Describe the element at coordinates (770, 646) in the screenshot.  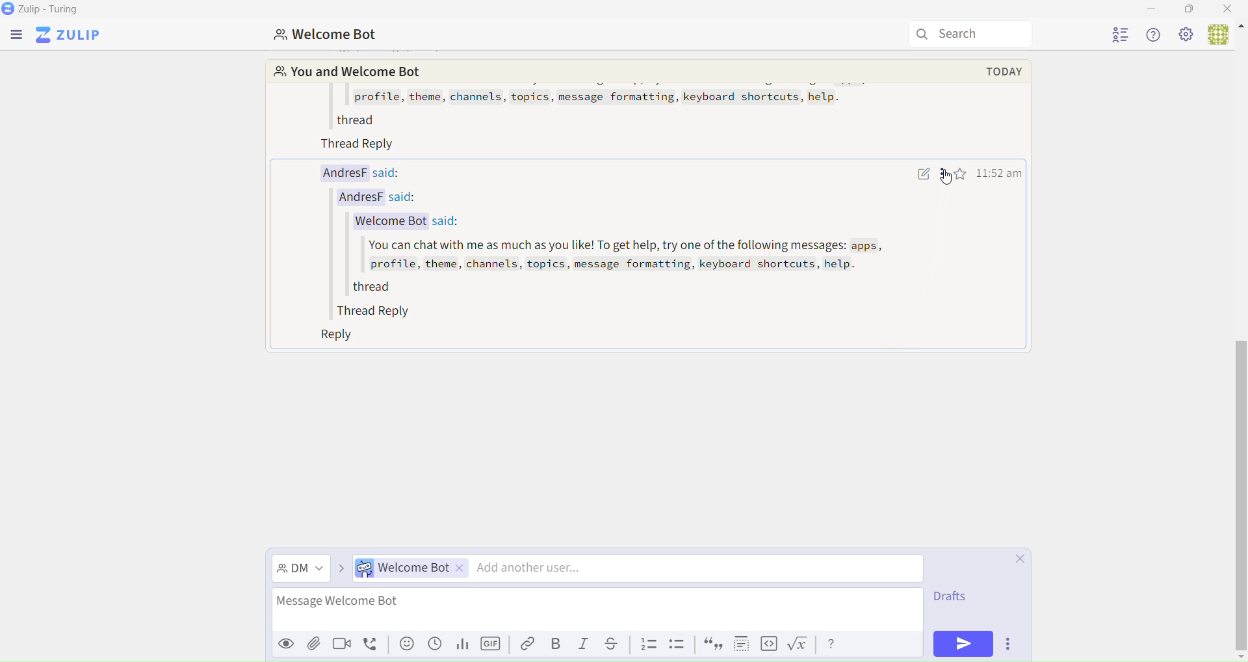
I see `code` at that location.